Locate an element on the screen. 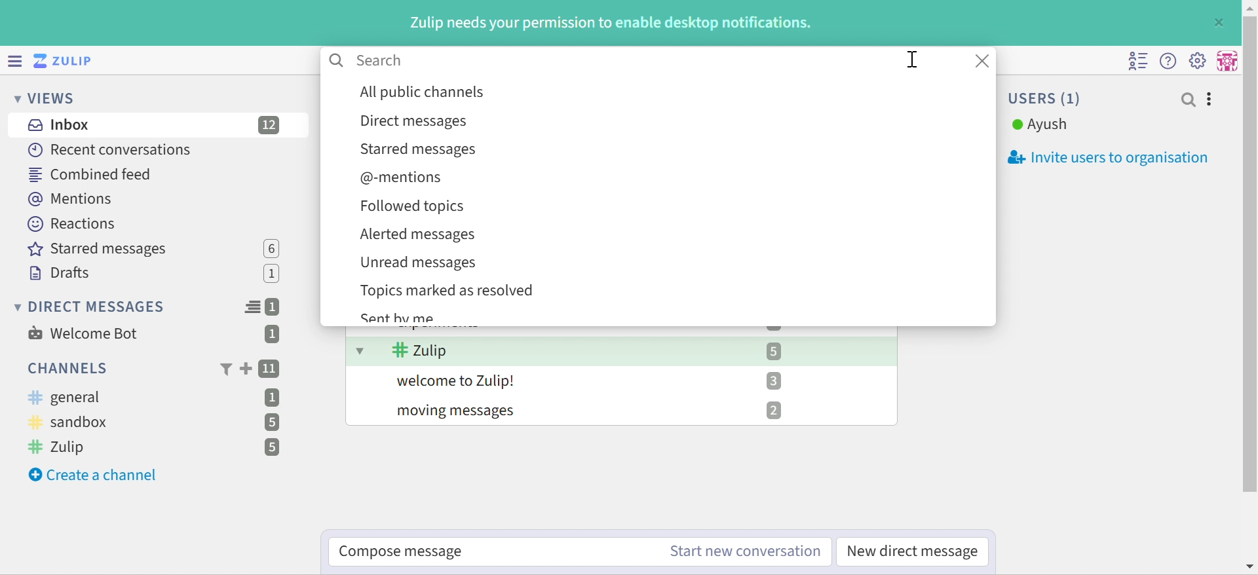 This screenshot has height=575, width=1258. 1 is located at coordinates (274, 275).